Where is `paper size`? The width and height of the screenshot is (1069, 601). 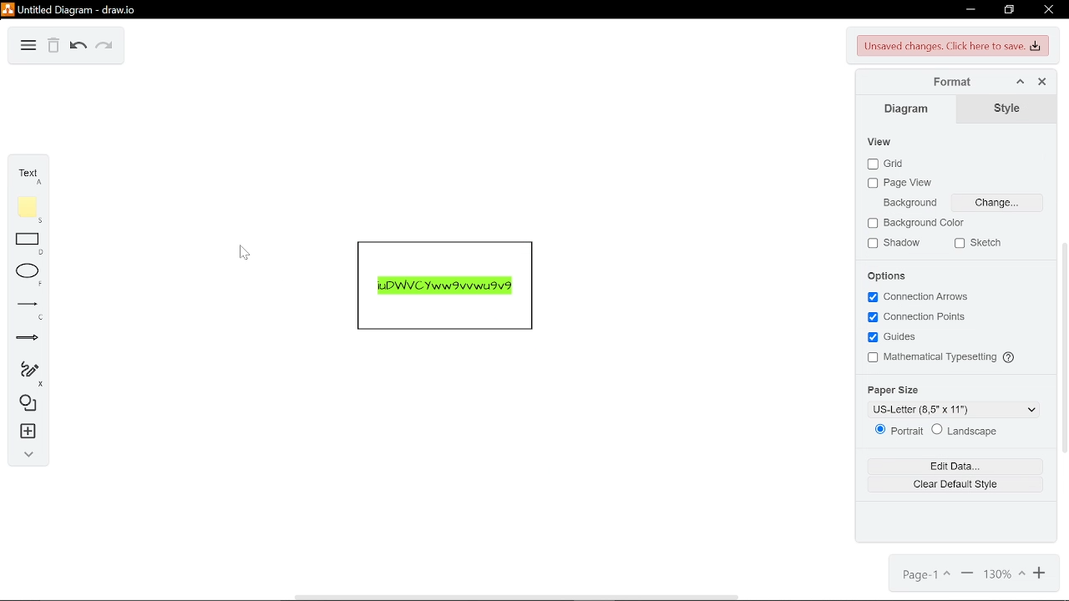 paper size is located at coordinates (893, 390).